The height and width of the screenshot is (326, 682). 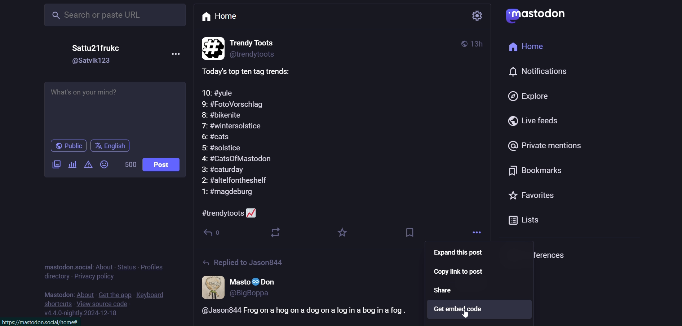 What do you see at coordinates (153, 294) in the screenshot?
I see `keyboard` at bounding box center [153, 294].